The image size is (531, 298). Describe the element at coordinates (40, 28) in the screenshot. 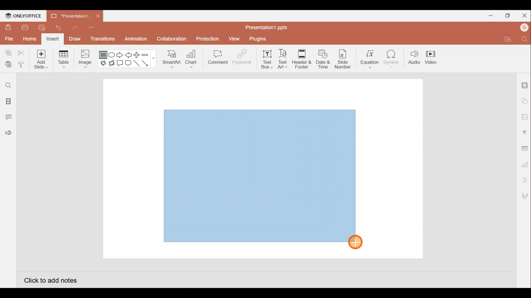

I see `Quick print` at that location.